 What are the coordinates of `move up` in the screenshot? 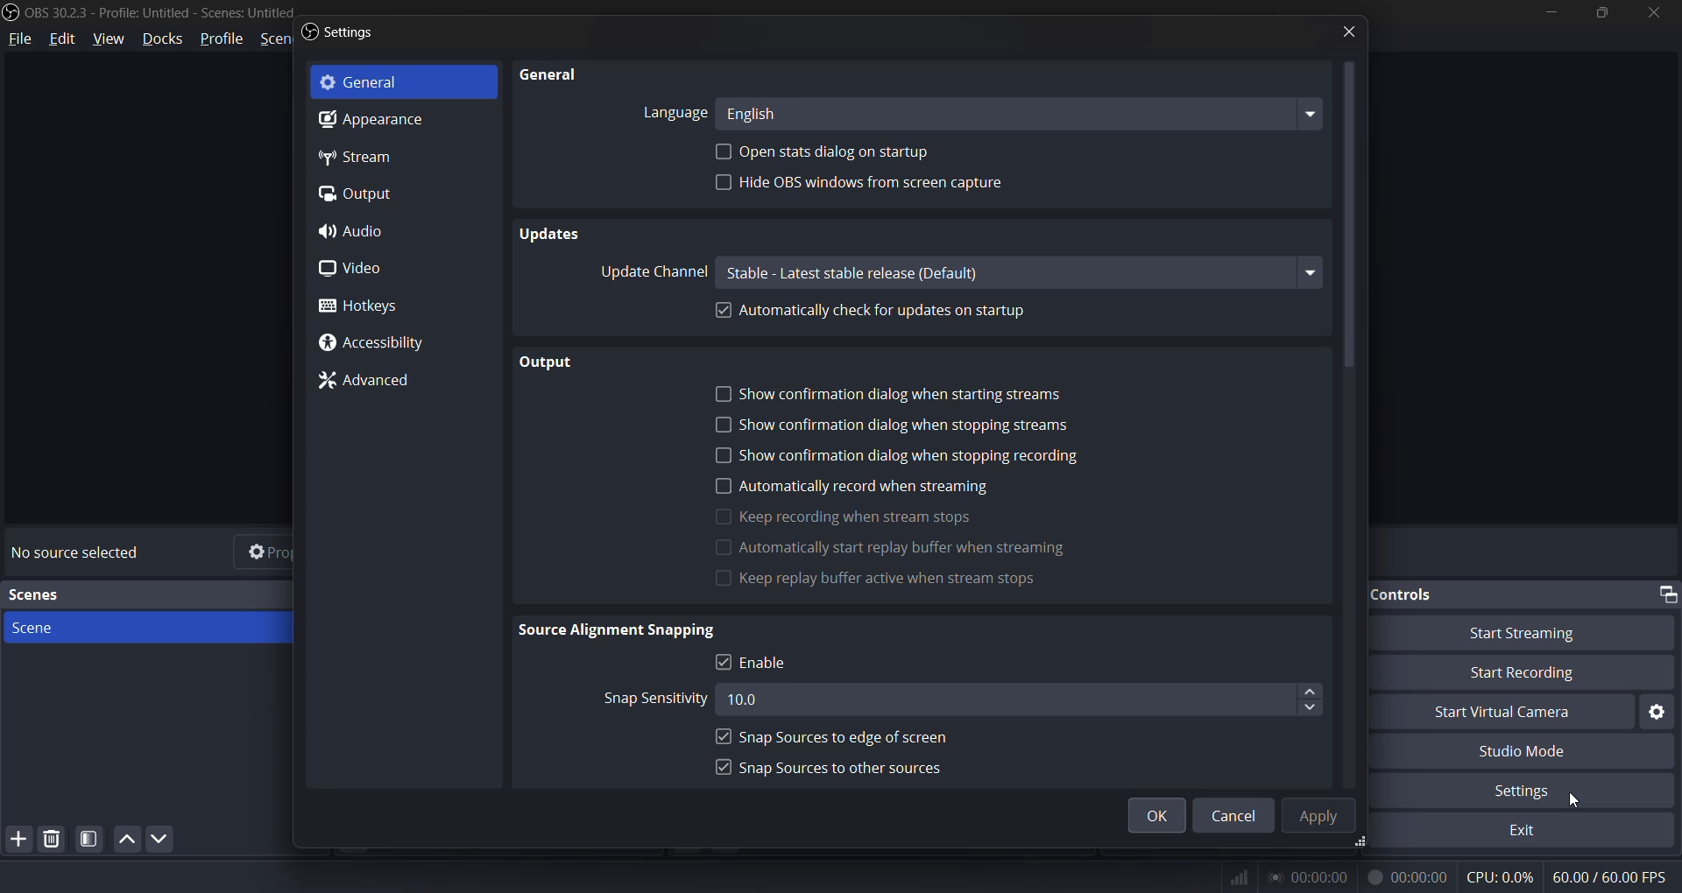 It's located at (125, 840).